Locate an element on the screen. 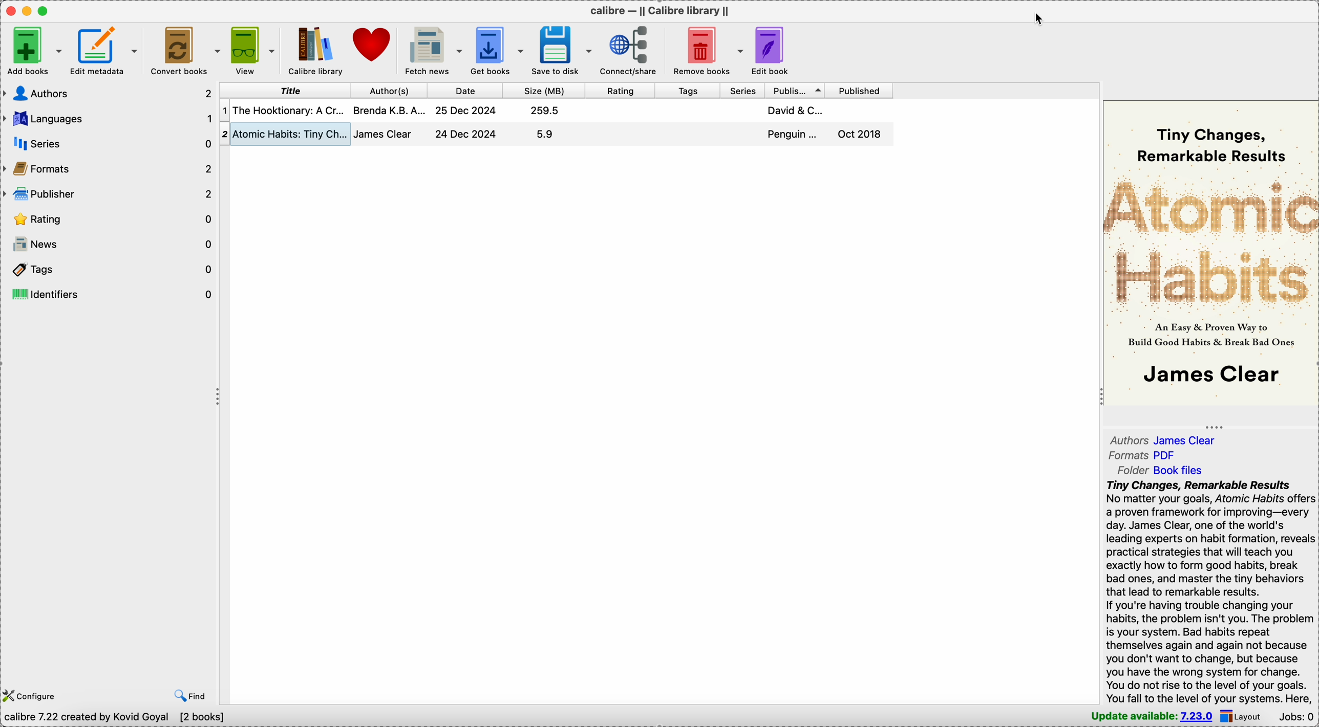  penguin... is located at coordinates (792, 135).